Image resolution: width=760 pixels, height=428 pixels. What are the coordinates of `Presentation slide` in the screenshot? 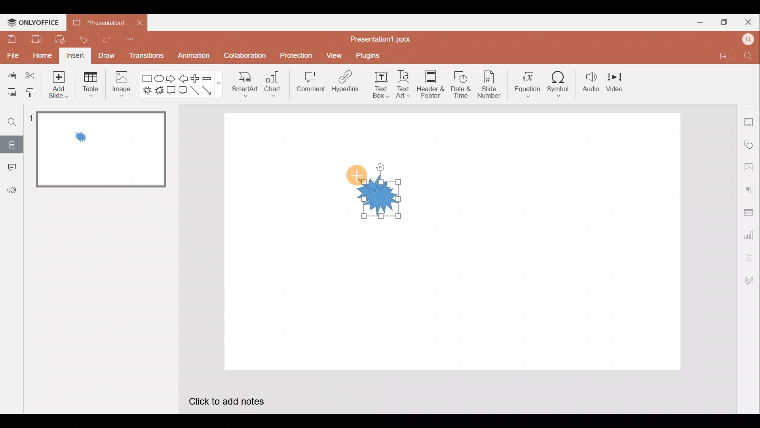 It's located at (558, 244).